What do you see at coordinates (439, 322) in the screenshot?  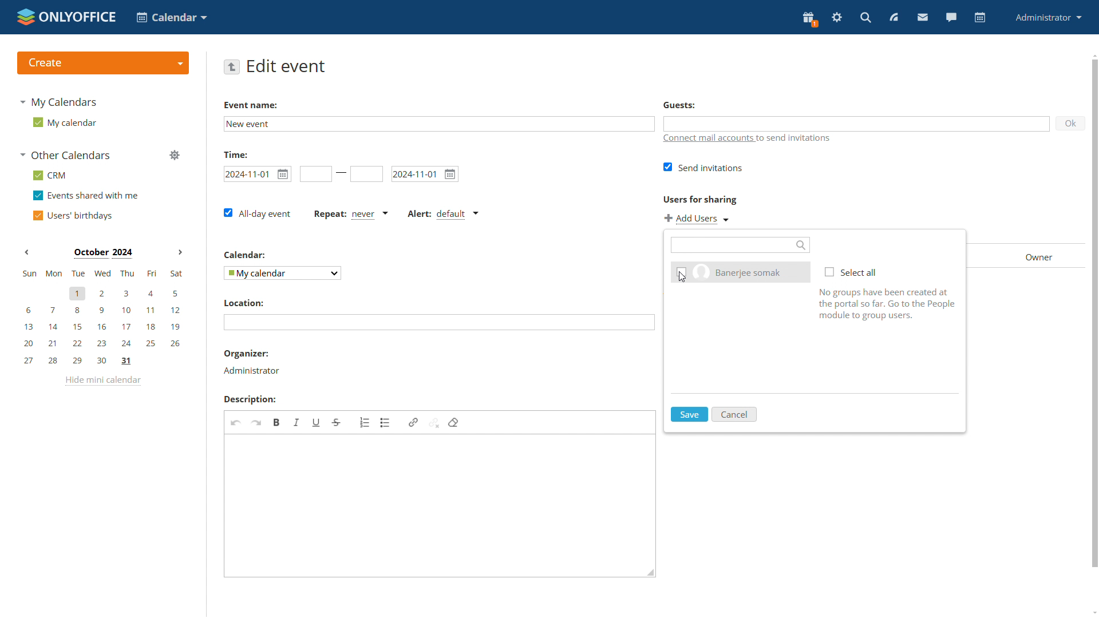 I see `add location` at bounding box center [439, 322].